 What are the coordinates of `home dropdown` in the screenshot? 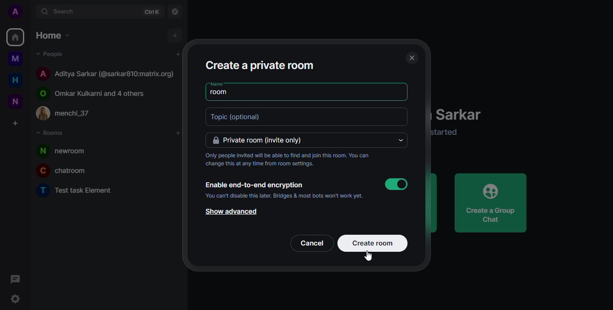 It's located at (56, 34).